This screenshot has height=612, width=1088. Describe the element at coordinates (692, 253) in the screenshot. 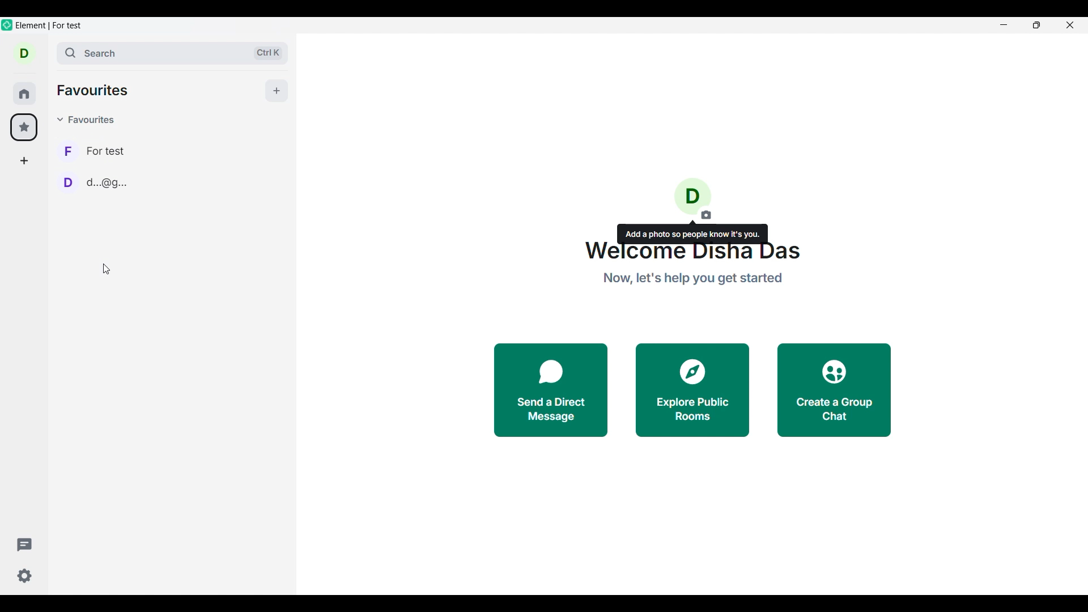

I see `welcome disha das` at that location.